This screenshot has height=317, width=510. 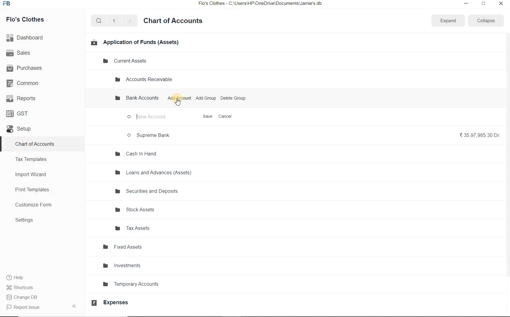 I want to click on help, so click(x=15, y=278).